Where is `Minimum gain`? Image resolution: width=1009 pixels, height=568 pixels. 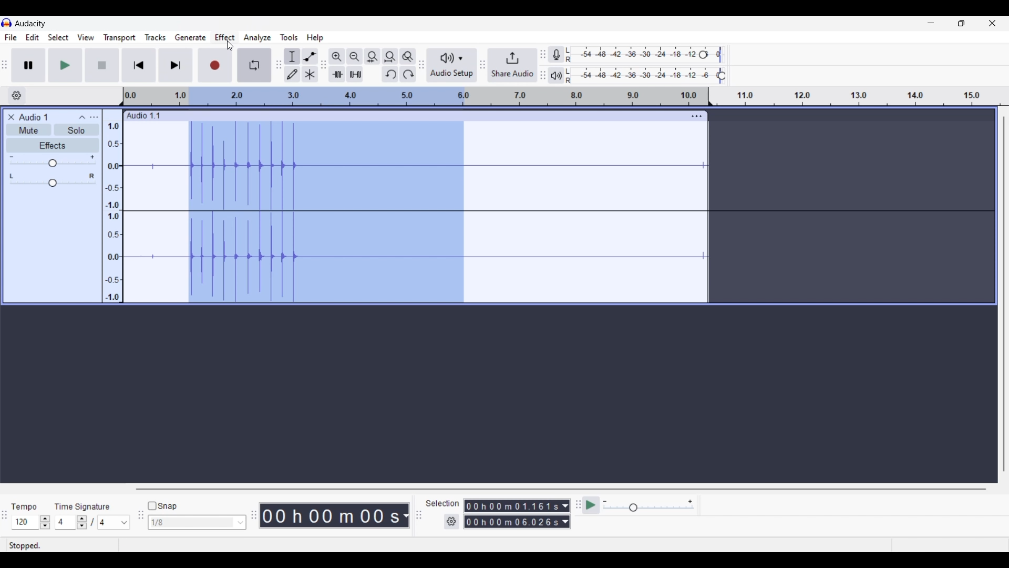 Minimum gain is located at coordinates (11, 157).